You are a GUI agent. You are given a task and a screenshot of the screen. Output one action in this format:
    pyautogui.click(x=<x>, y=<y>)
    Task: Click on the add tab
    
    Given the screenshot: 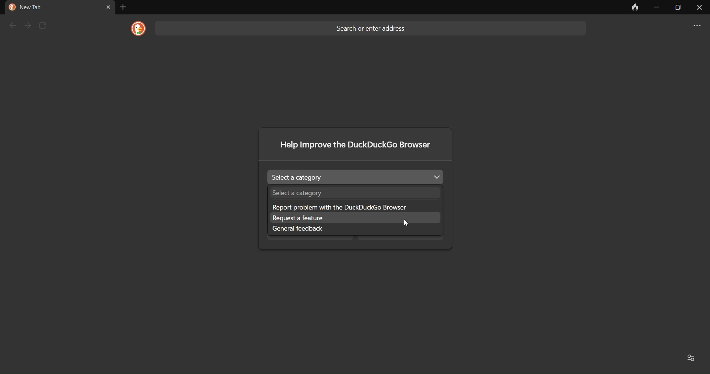 What is the action you would take?
    pyautogui.click(x=122, y=7)
    